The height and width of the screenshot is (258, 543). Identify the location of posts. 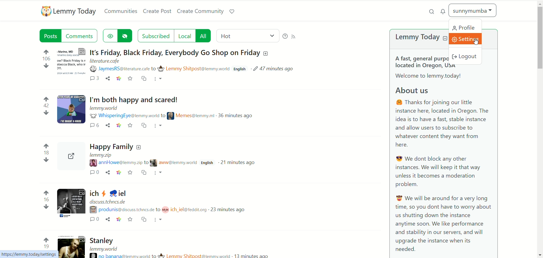
(49, 35).